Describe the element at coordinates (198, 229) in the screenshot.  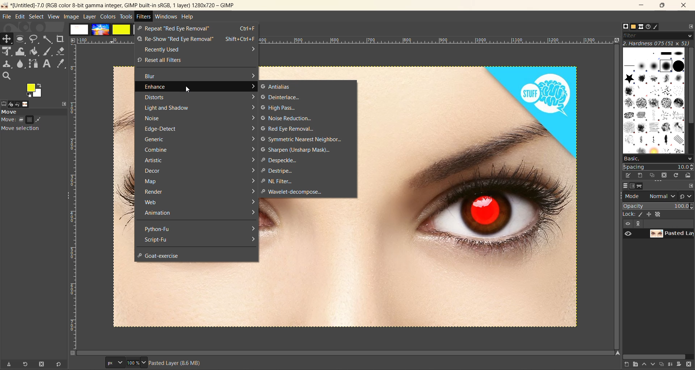
I see `python fu` at that location.